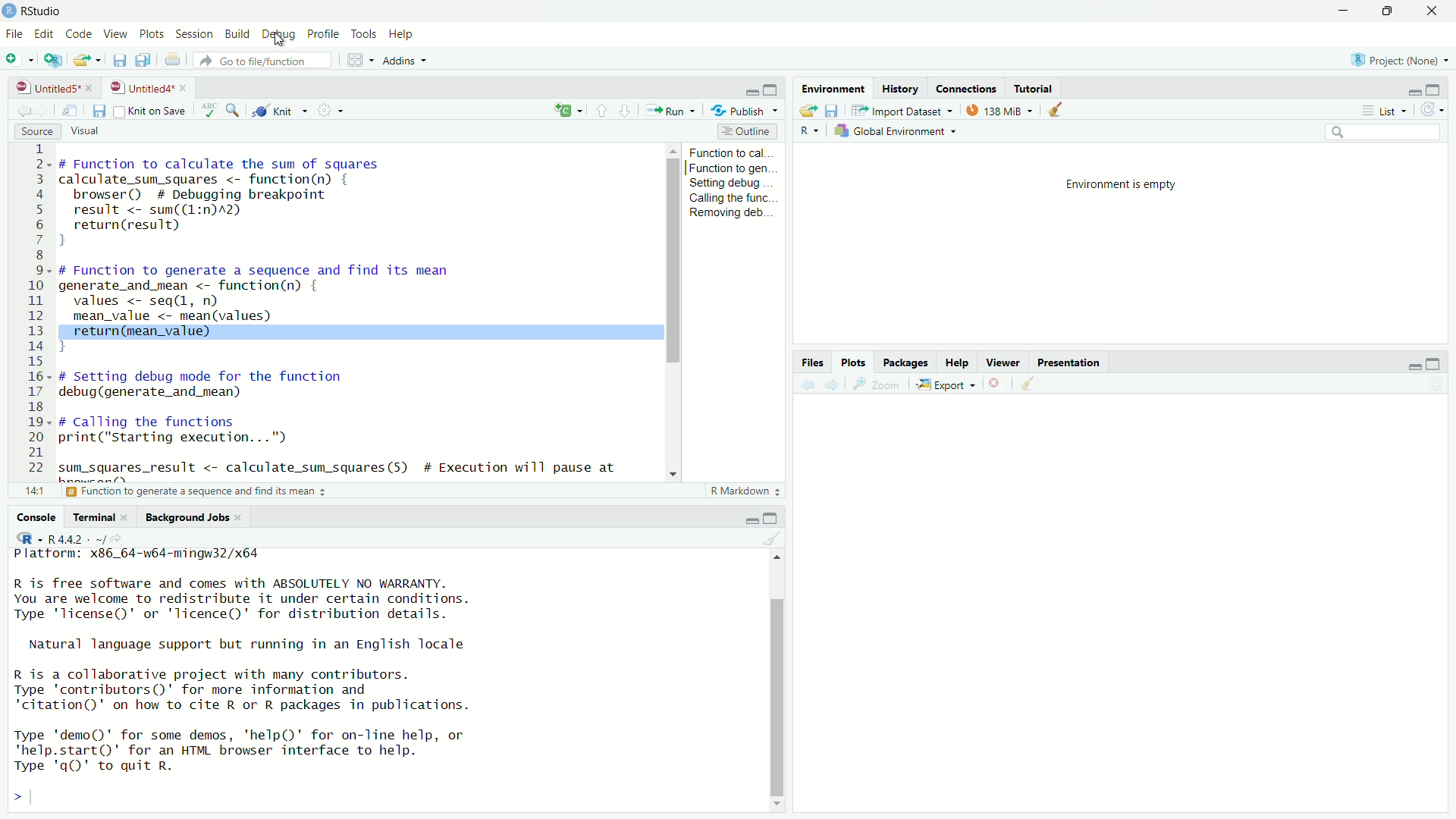 Image resolution: width=1456 pixels, height=819 pixels. I want to click on refresh the list of objects, so click(1437, 110).